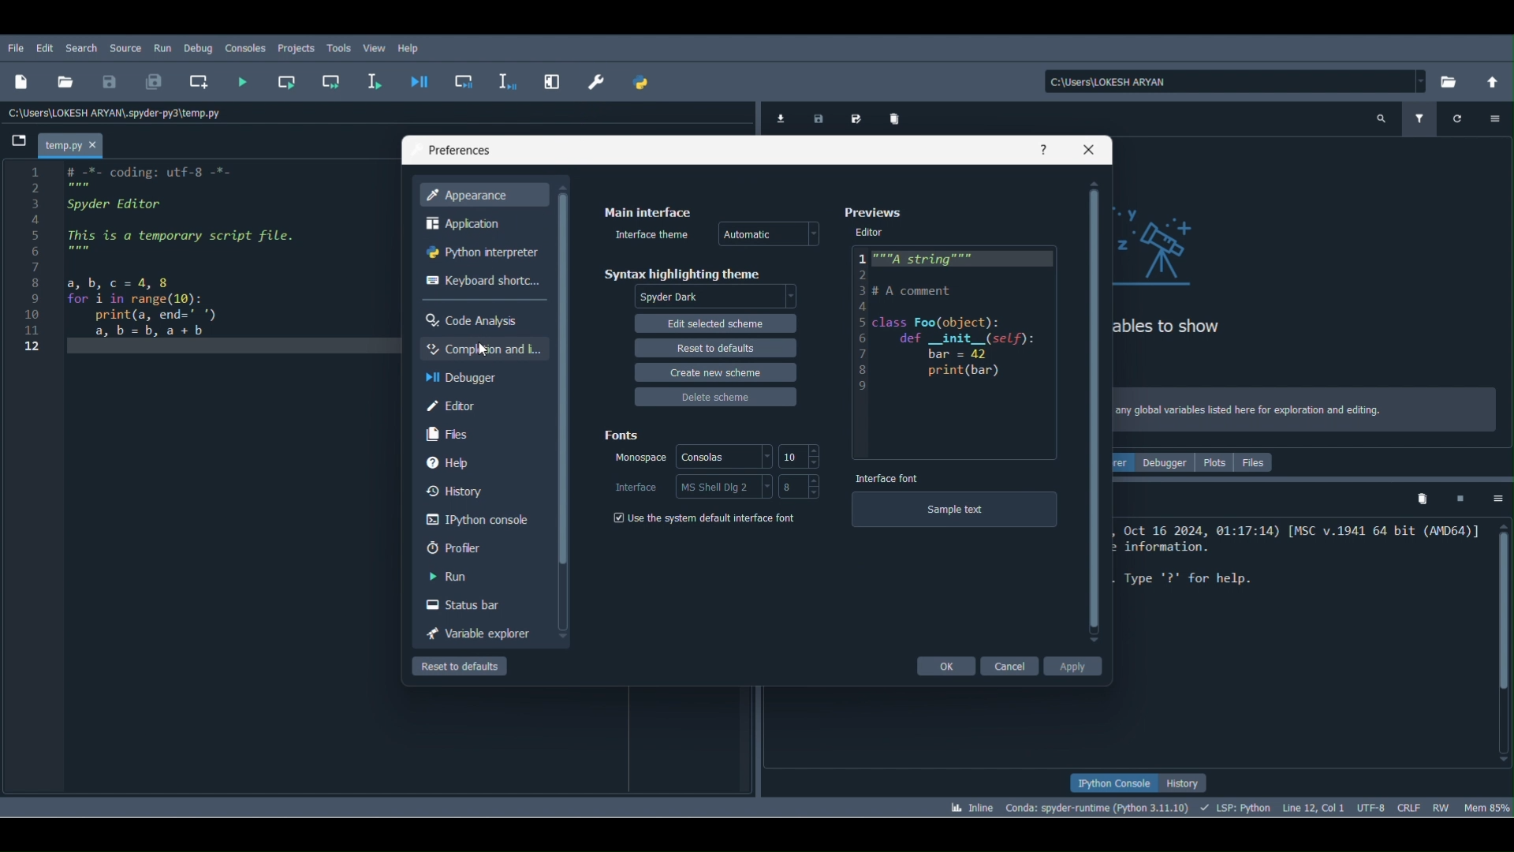 The height and width of the screenshot is (852, 1514). Describe the element at coordinates (459, 490) in the screenshot. I see `History` at that location.